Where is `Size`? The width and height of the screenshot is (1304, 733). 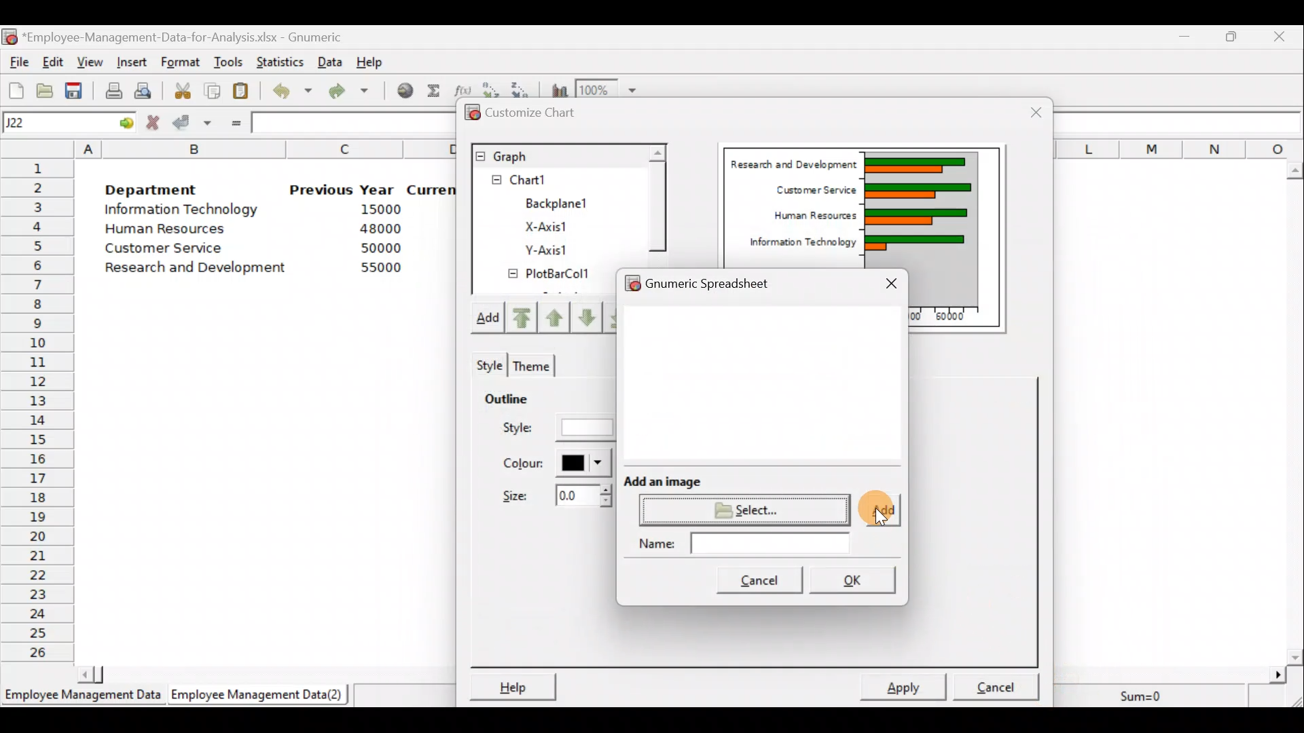
Size is located at coordinates (549, 500).